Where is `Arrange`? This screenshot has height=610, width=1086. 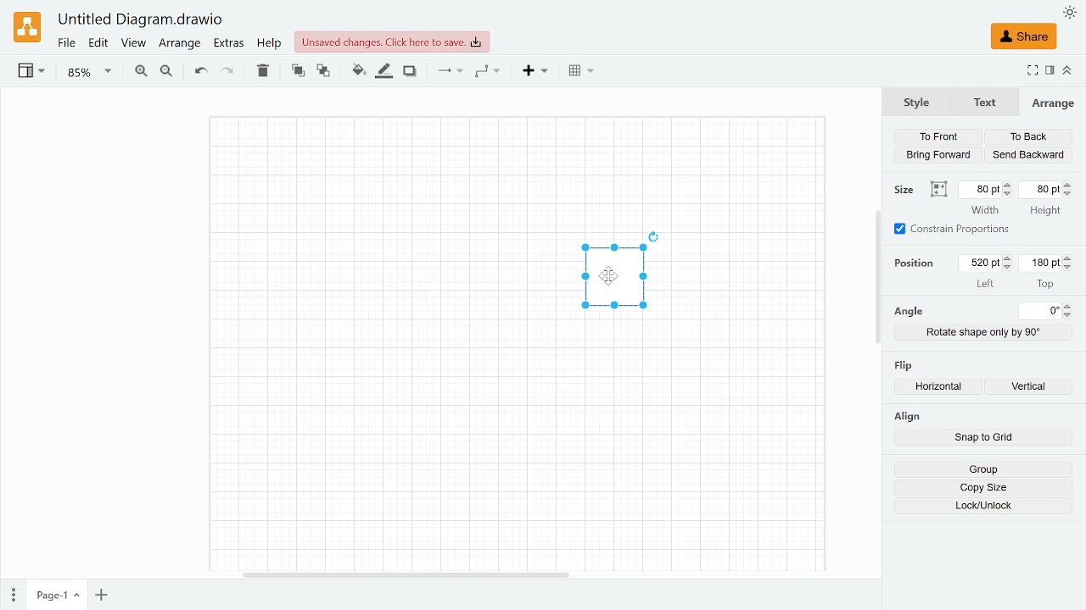
Arrange is located at coordinates (179, 44).